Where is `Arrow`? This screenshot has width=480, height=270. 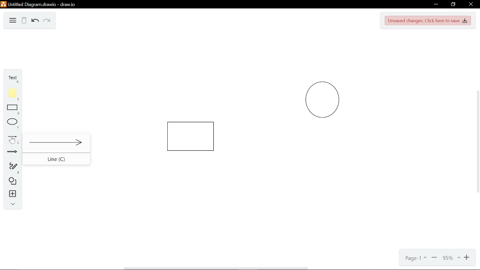
Arrow is located at coordinates (10, 153).